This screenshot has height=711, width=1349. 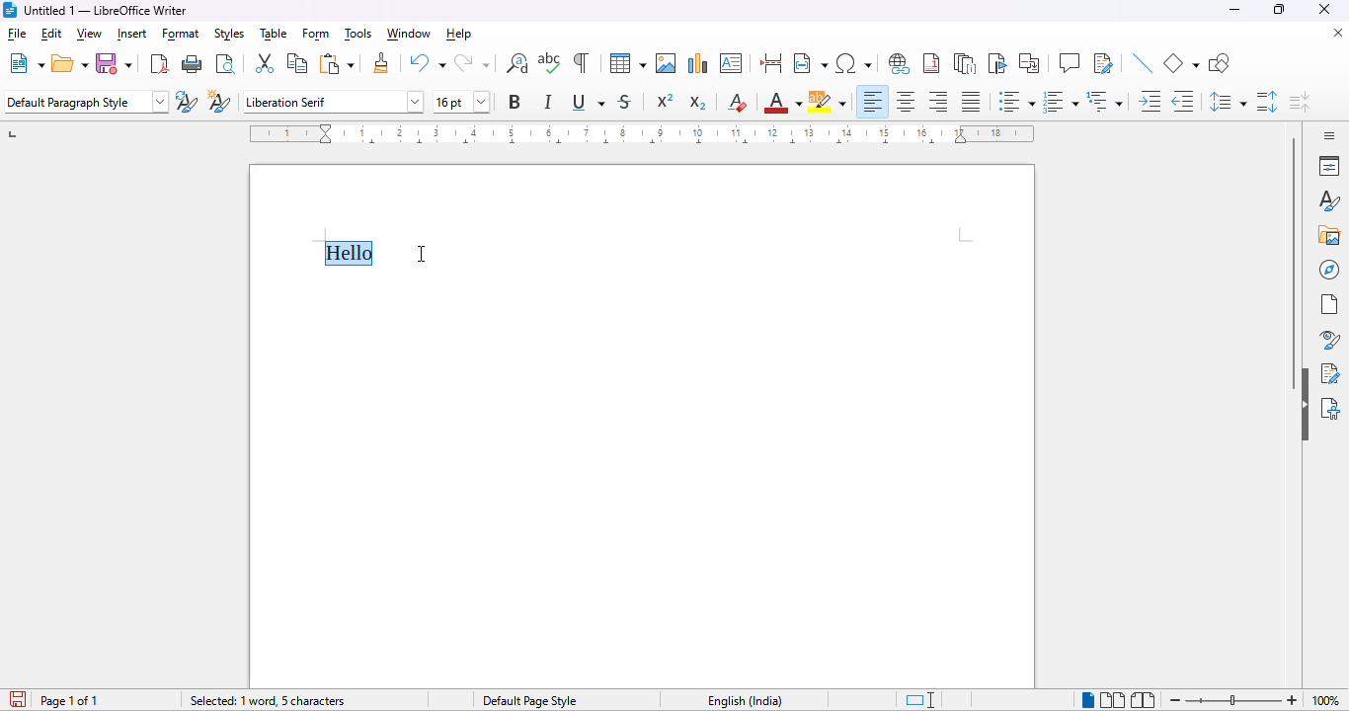 What do you see at coordinates (642, 134) in the screenshot?
I see `ruler` at bounding box center [642, 134].